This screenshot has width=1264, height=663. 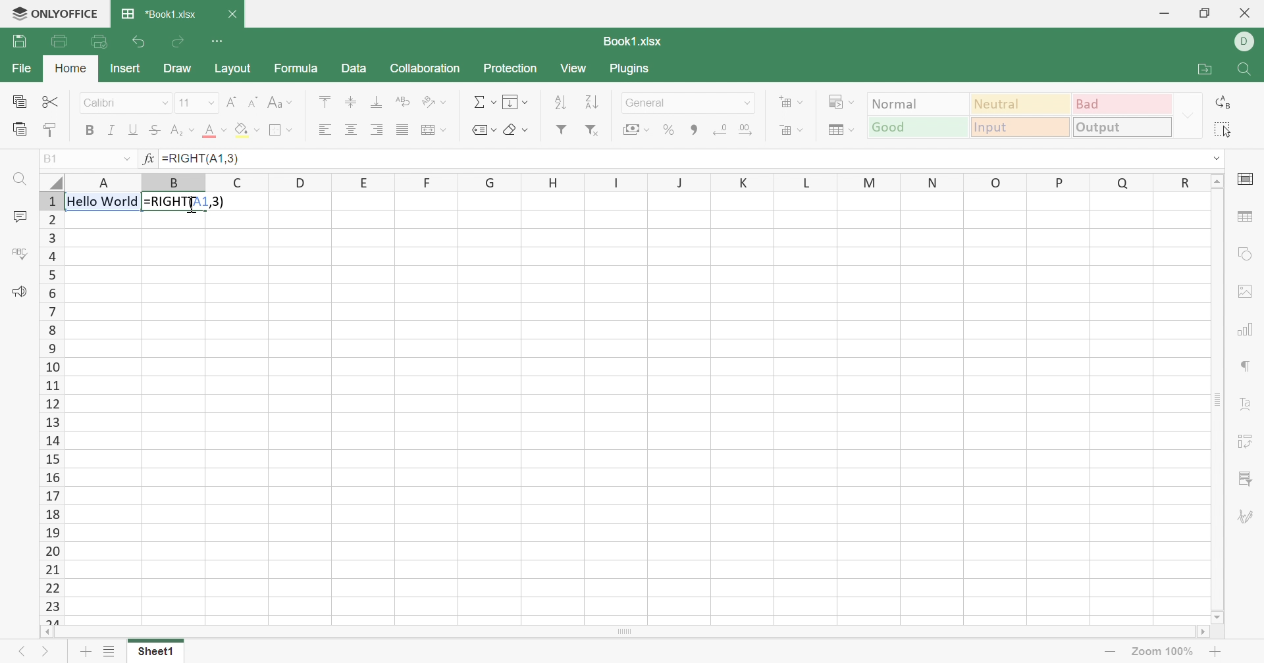 What do you see at coordinates (839, 101) in the screenshot?
I see `Conditional formatting` at bounding box center [839, 101].